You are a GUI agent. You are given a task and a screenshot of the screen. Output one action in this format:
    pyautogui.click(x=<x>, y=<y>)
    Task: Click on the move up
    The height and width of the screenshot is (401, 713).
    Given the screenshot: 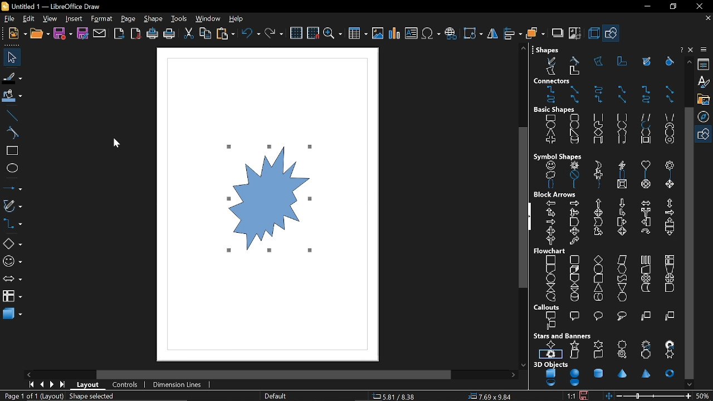 What is the action you would take?
    pyautogui.click(x=687, y=62)
    